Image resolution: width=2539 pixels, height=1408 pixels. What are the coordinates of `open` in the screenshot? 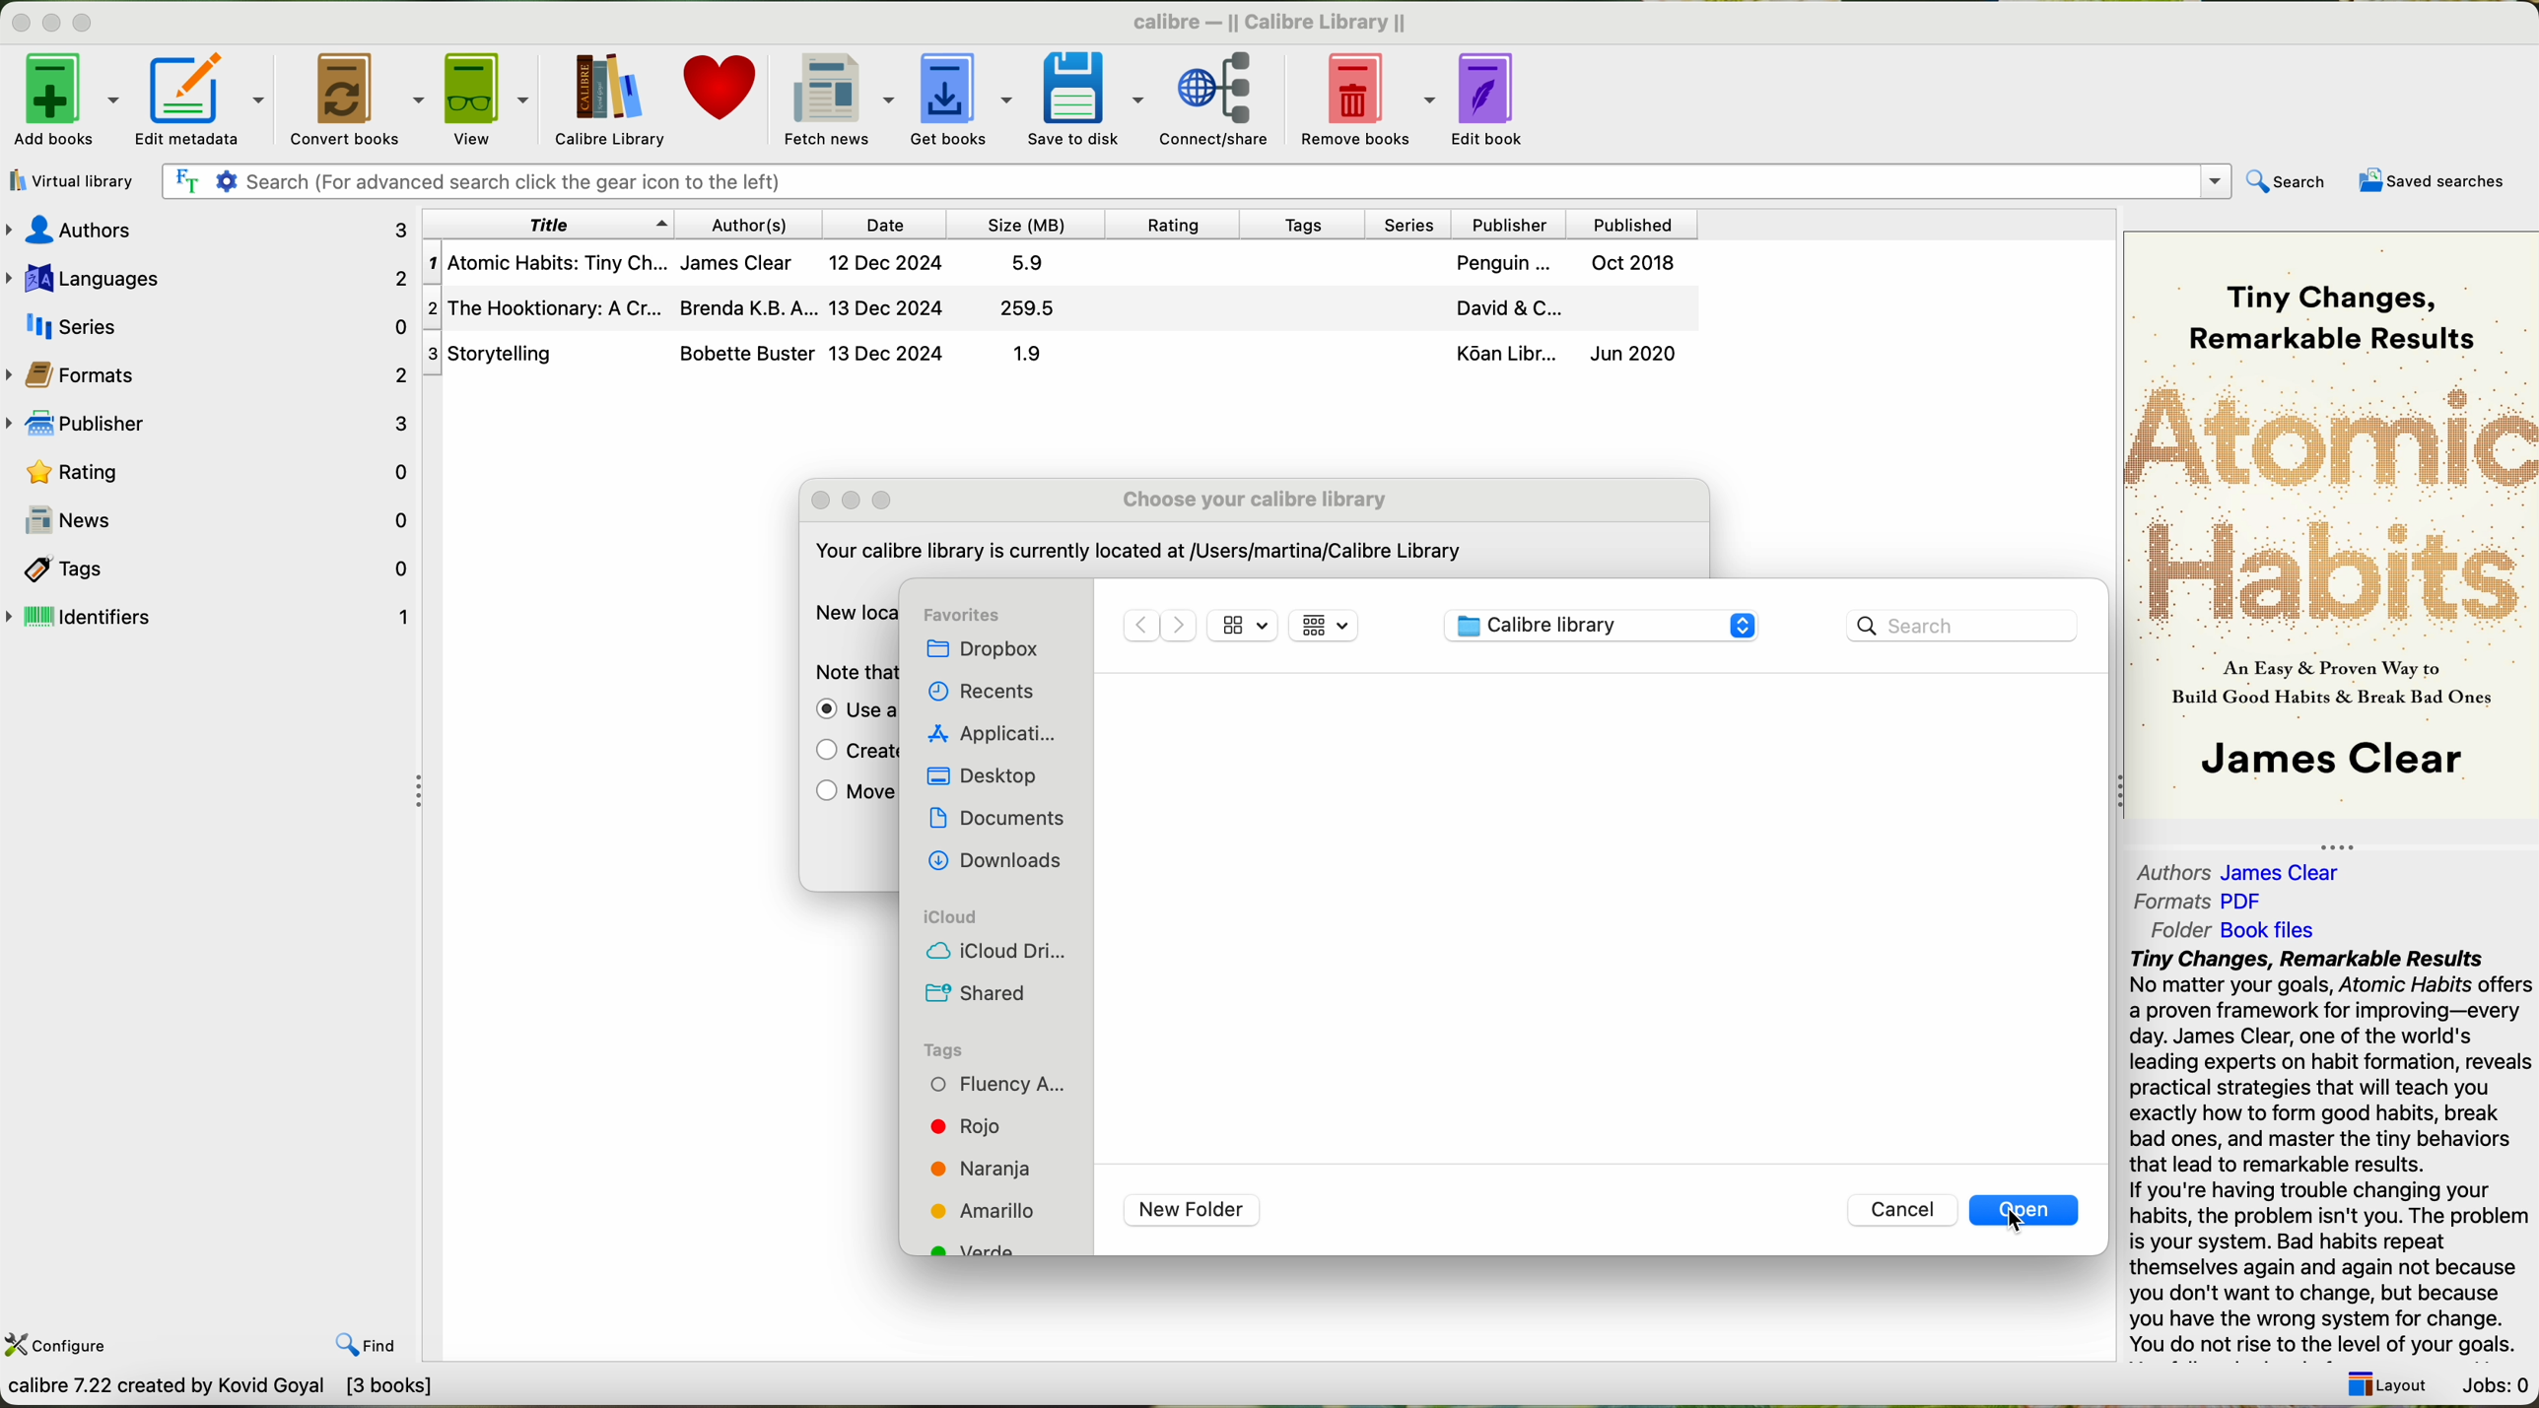 It's located at (2024, 1210).